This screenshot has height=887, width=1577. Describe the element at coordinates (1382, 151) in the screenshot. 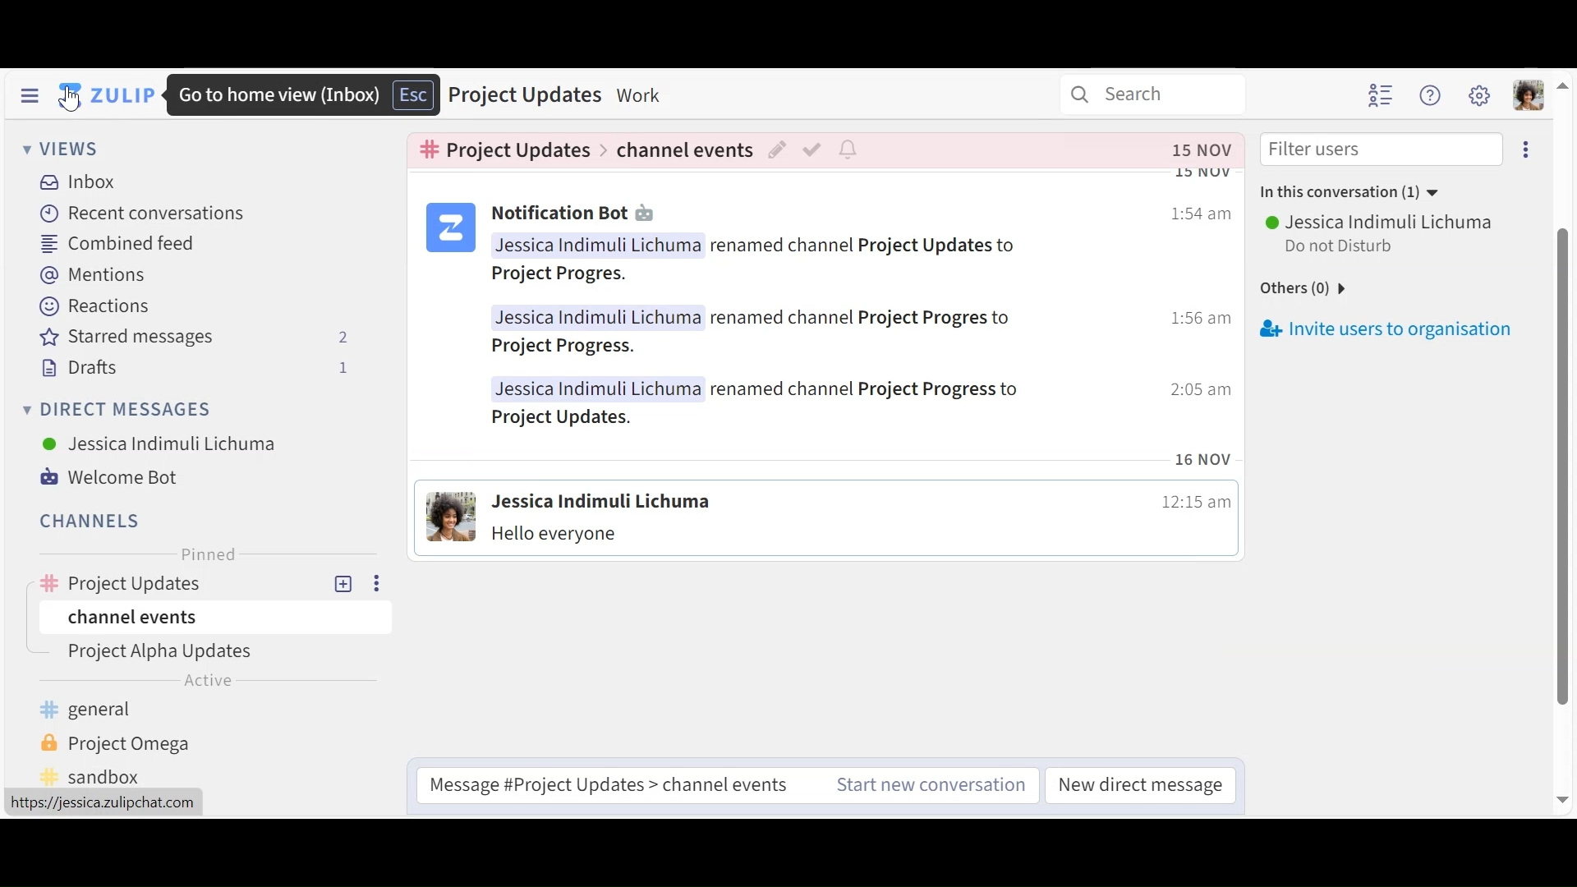

I see `Filter users` at that location.